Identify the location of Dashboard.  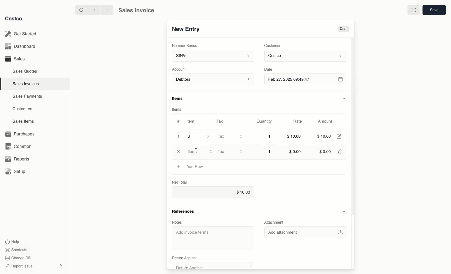
(22, 47).